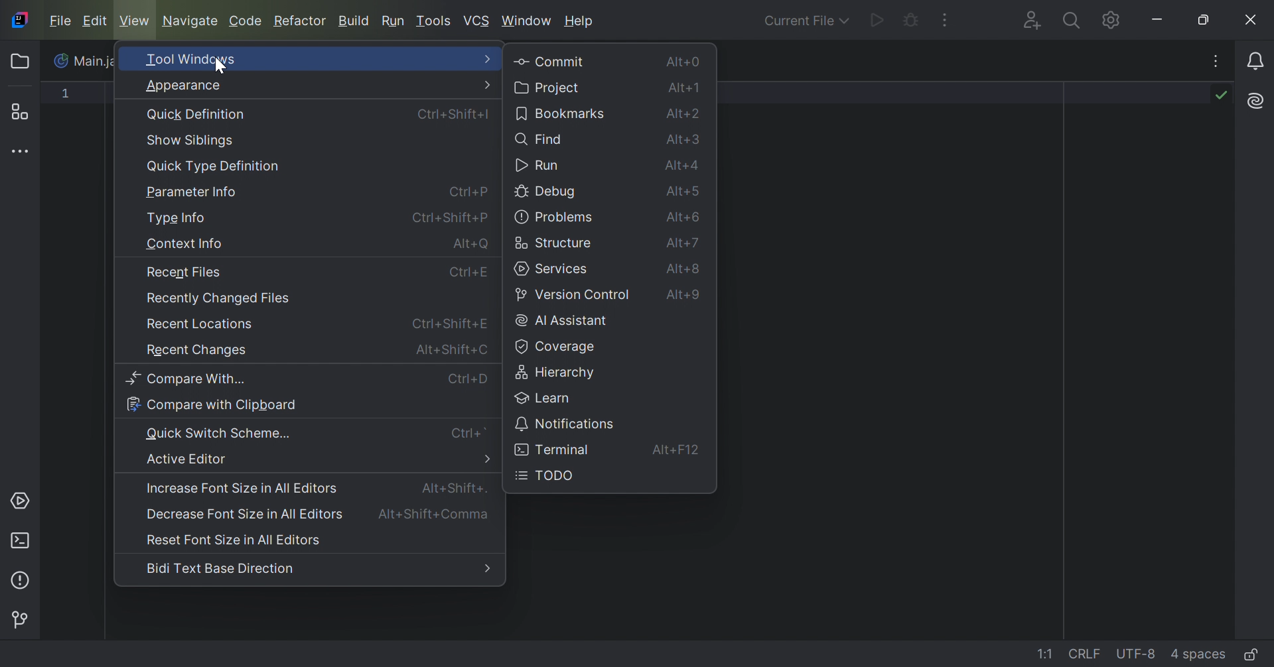  What do you see at coordinates (472, 245) in the screenshot?
I see `Alt+Q` at bounding box center [472, 245].